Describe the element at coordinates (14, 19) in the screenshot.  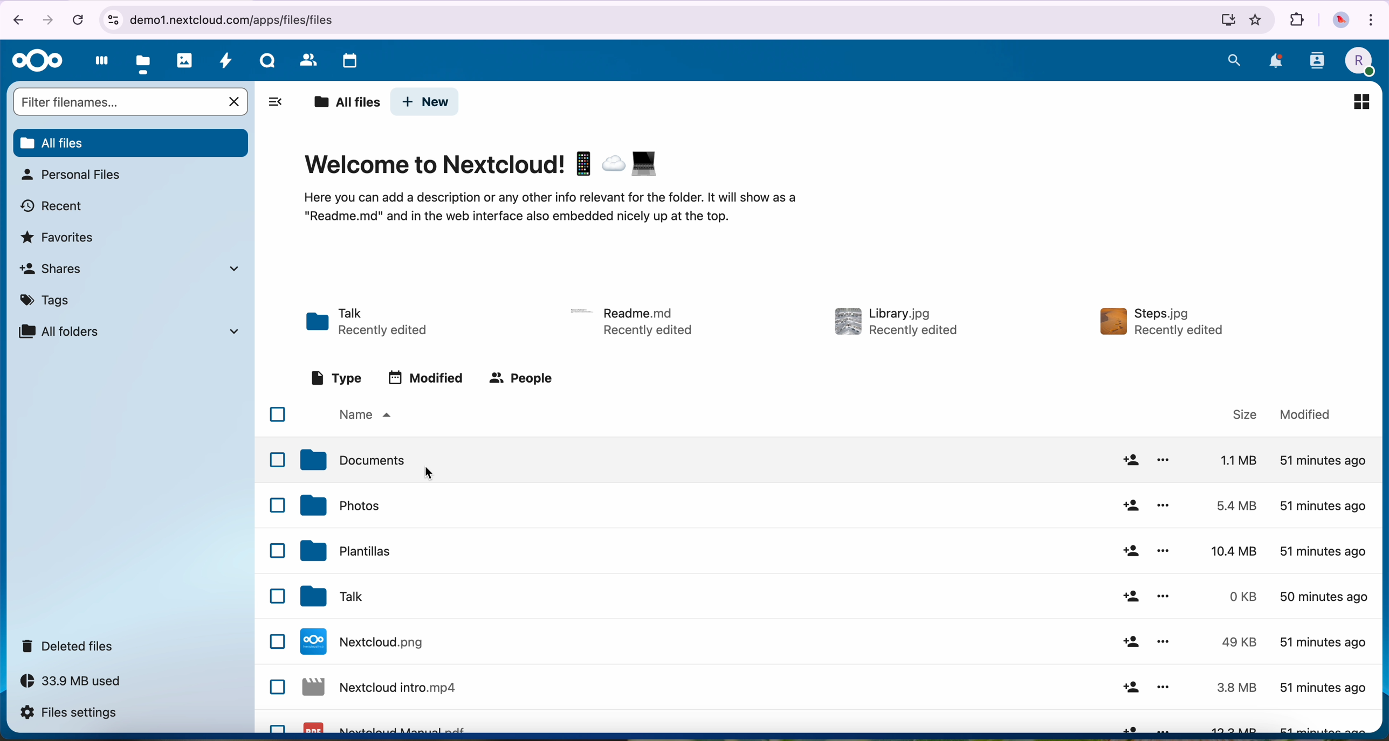
I see `navigate back` at that location.